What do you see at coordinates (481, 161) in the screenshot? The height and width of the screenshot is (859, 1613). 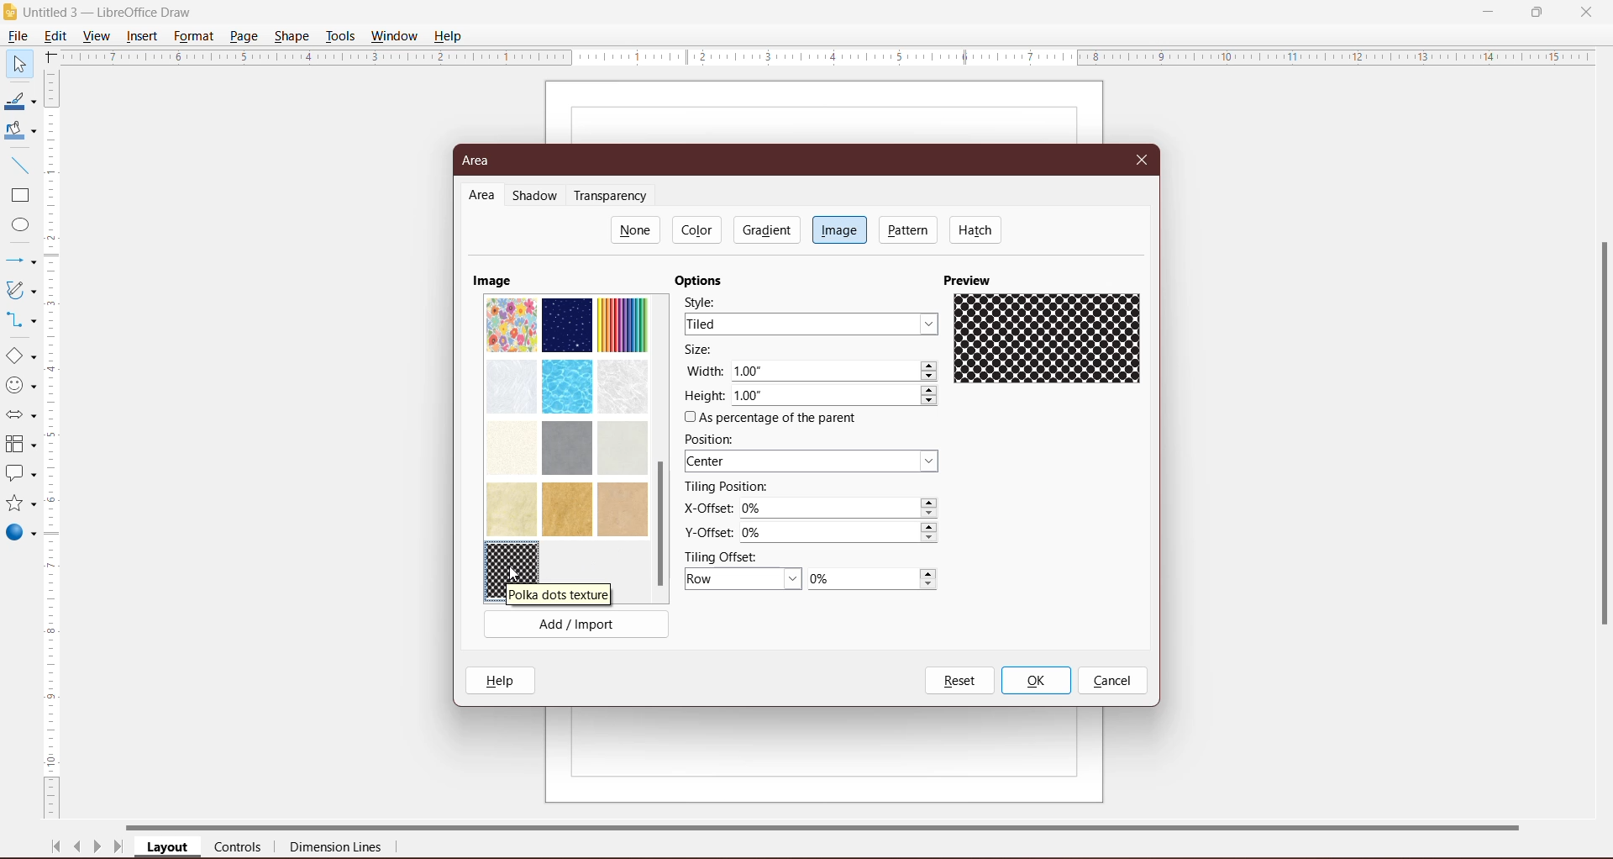 I see `Area` at bounding box center [481, 161].